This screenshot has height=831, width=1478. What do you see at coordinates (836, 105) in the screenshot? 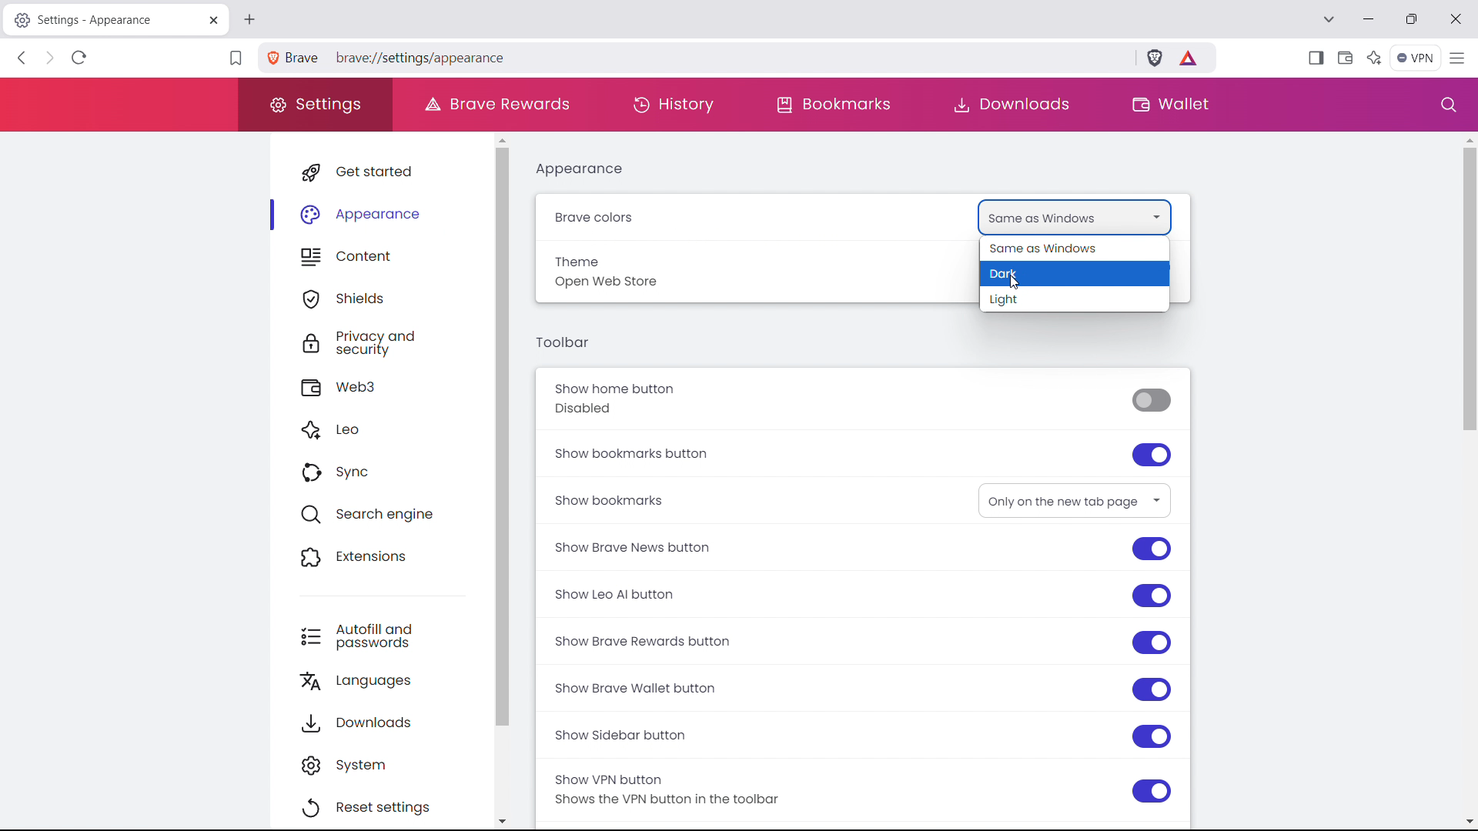
I see `bookmarks` at bounding box center [836, 105].